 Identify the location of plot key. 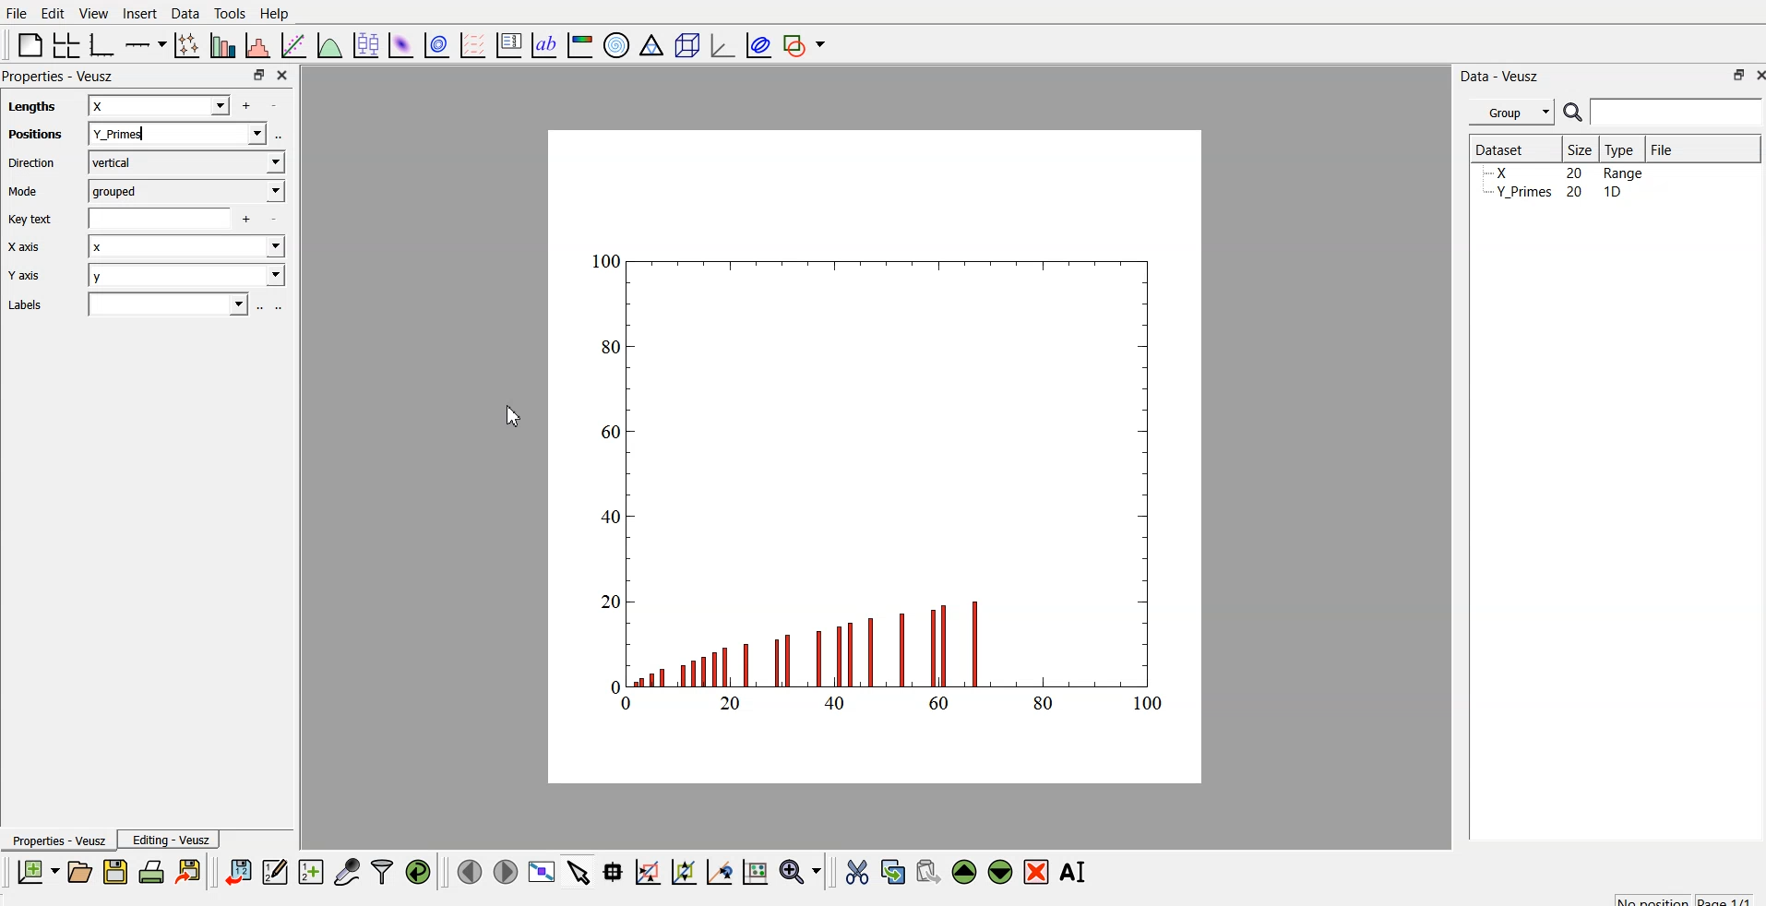
(509, 42).